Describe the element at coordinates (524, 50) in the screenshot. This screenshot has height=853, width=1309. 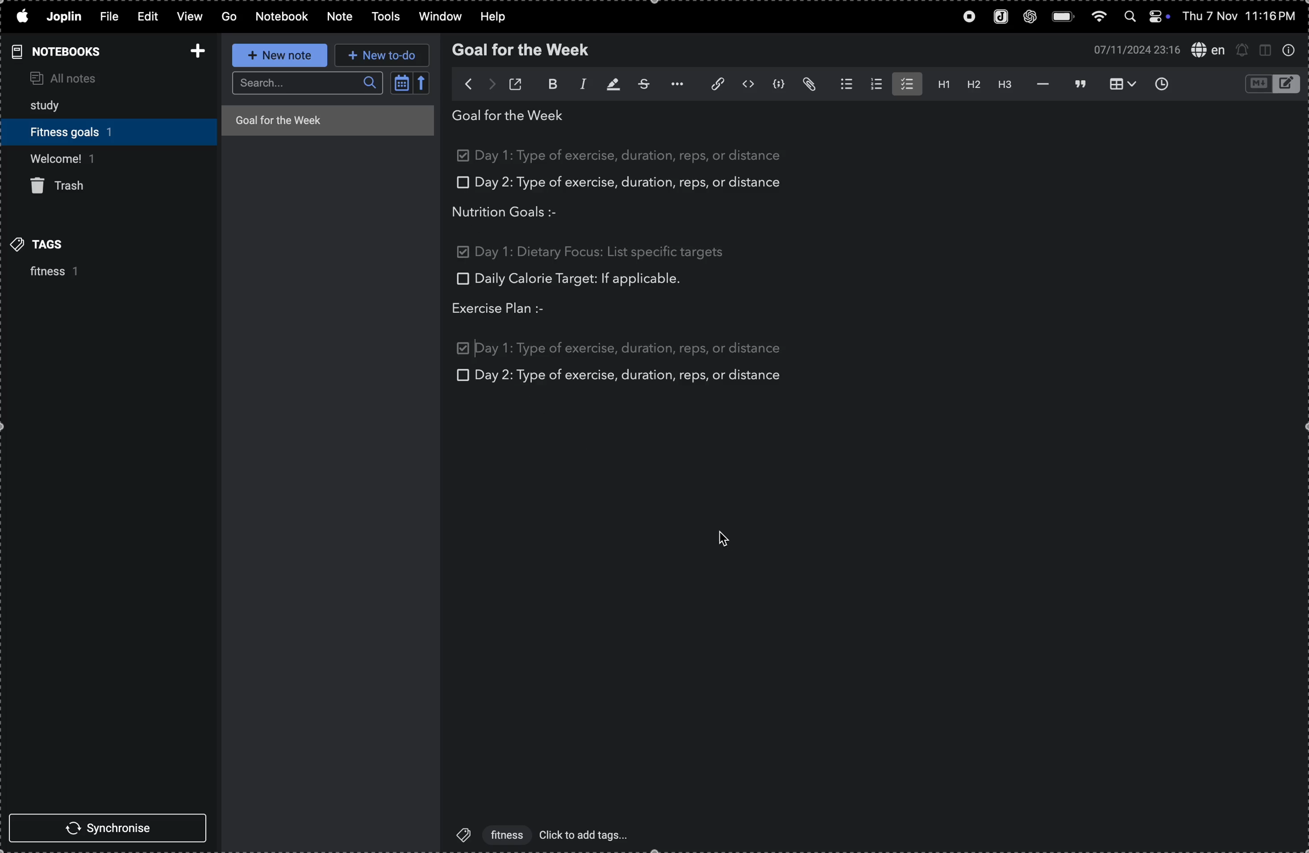
I see `goal for the week` at that location.